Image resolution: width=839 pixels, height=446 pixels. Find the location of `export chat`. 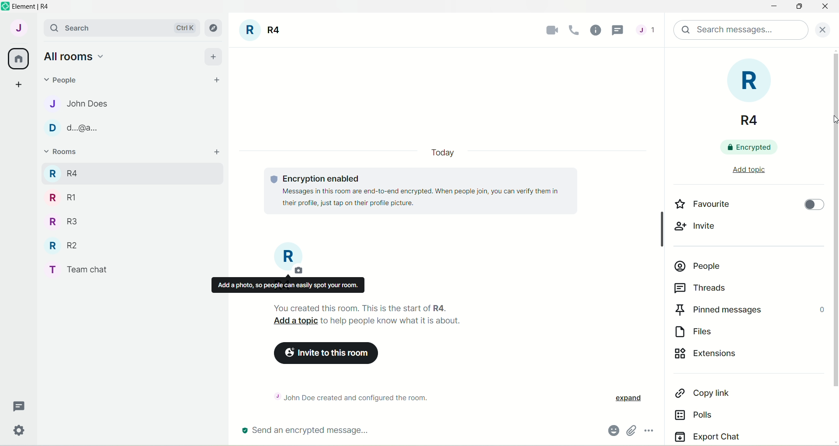

export chat is located at coordinates (707, 436).